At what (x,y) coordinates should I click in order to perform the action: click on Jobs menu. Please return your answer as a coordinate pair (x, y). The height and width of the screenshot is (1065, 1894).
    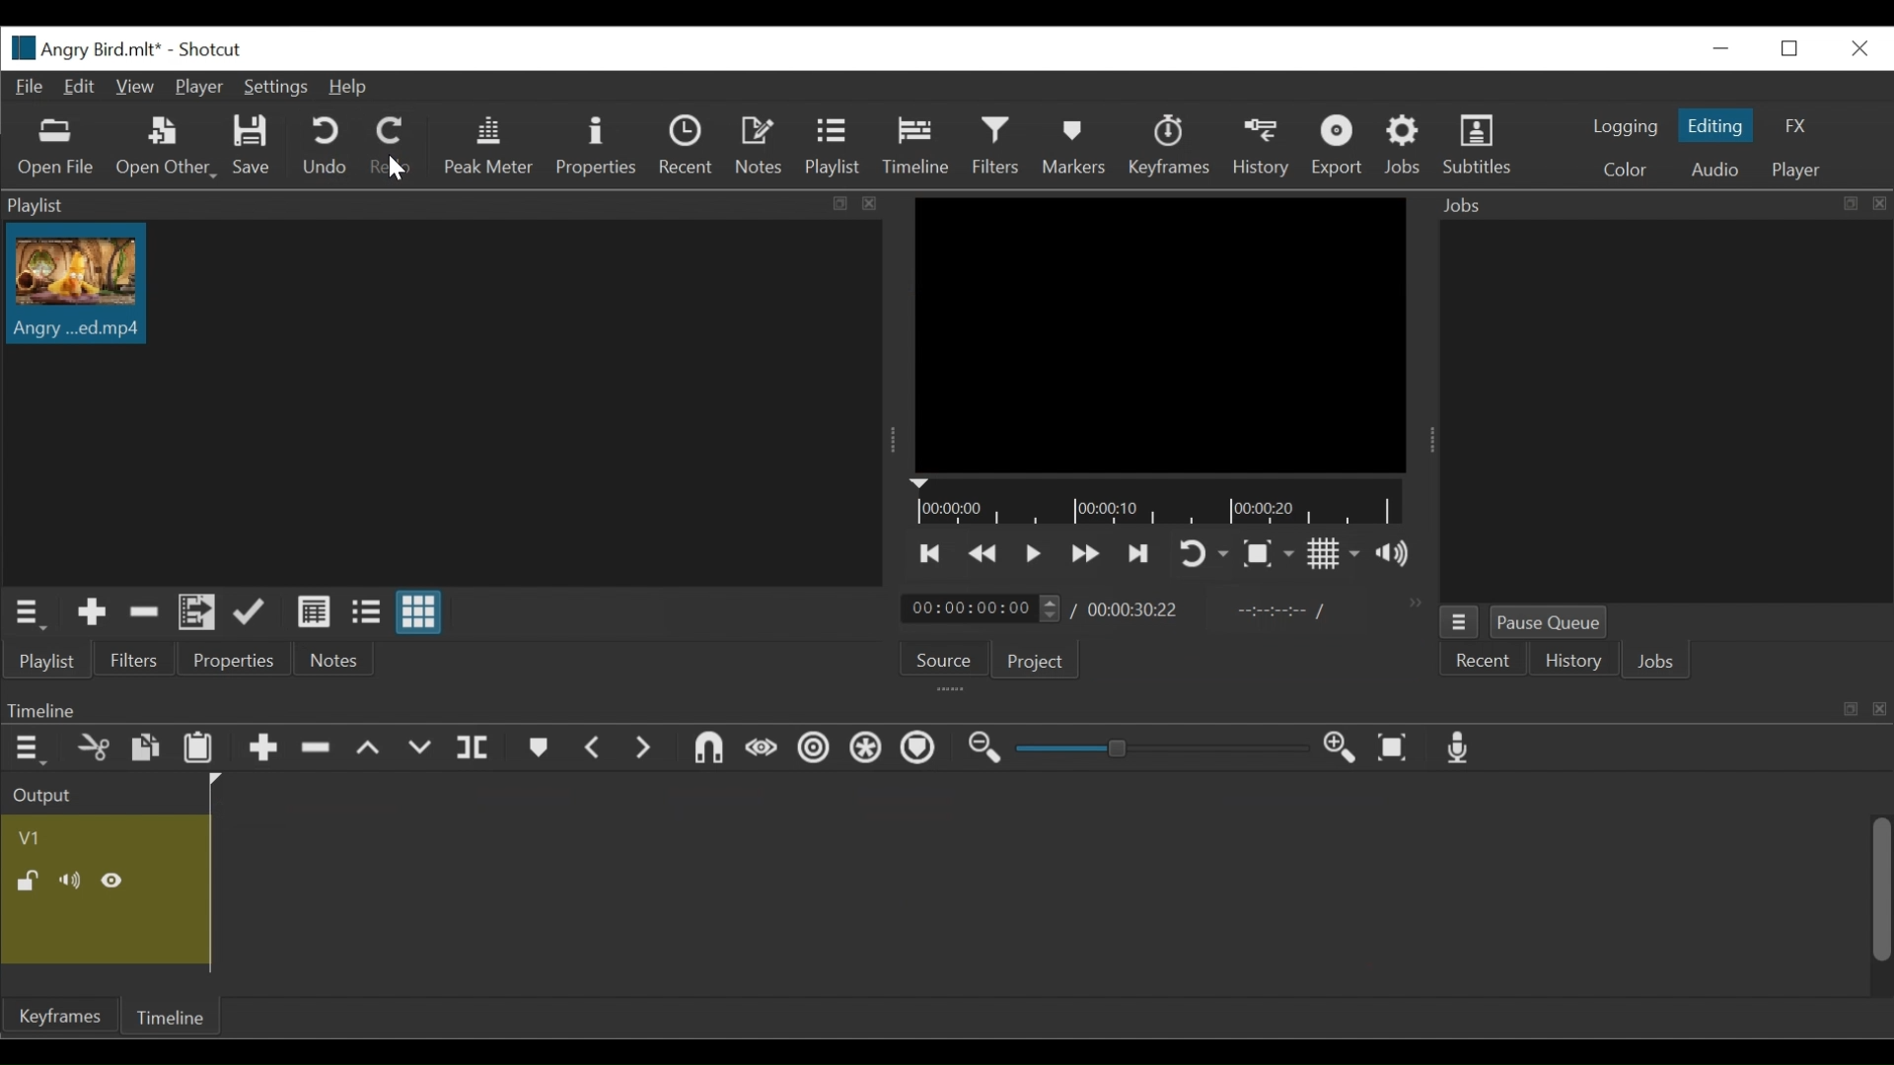
    Looking at the image, I should click on (1459, 621).